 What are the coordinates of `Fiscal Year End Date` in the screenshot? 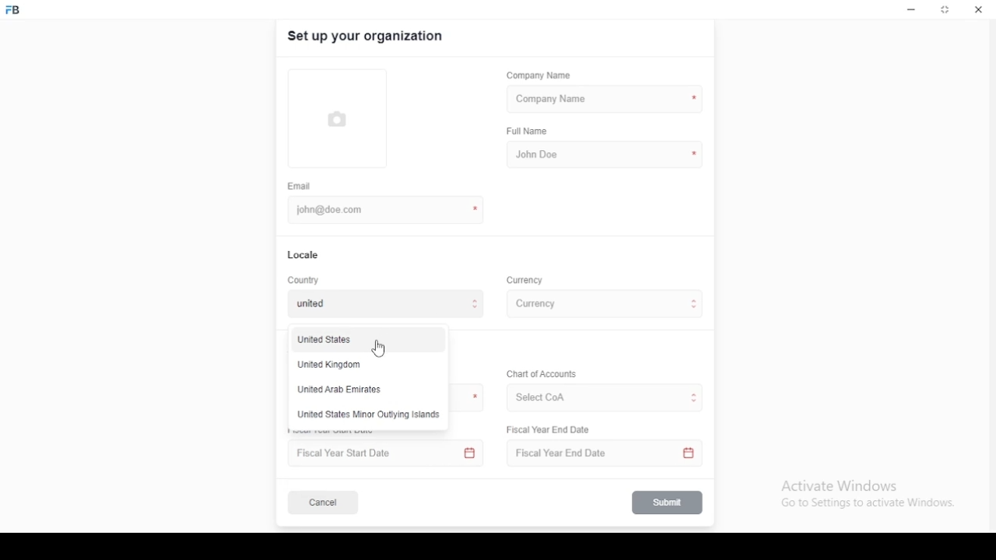 It's located at (600, 453).